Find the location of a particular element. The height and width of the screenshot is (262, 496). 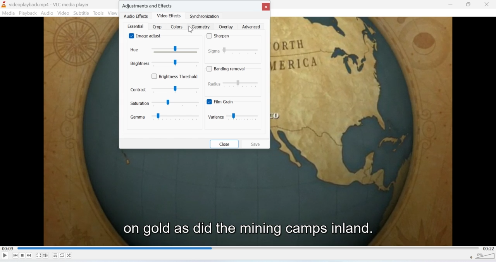

save is located at coordinates (257, 145).